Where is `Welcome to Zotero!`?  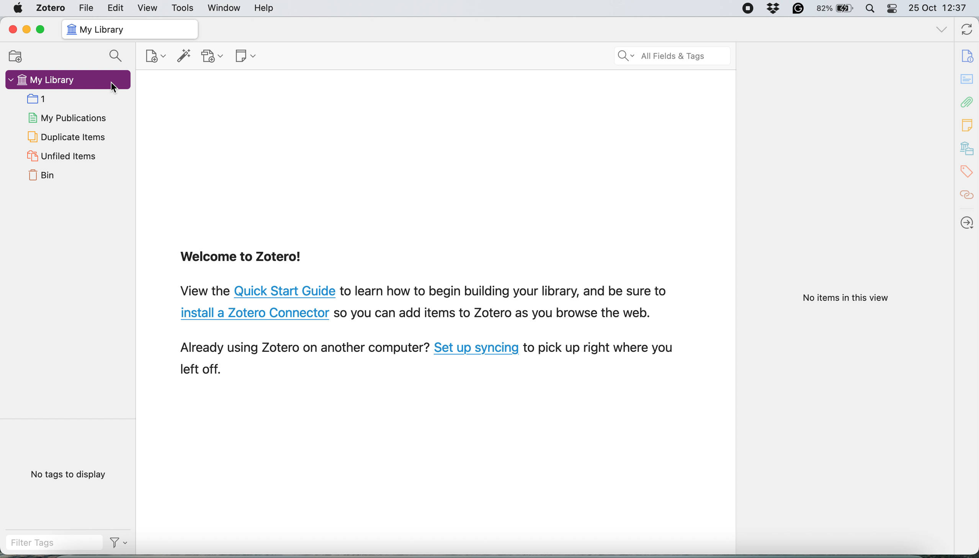
Welcome to Zotero! is located at coordinates (247, 258).